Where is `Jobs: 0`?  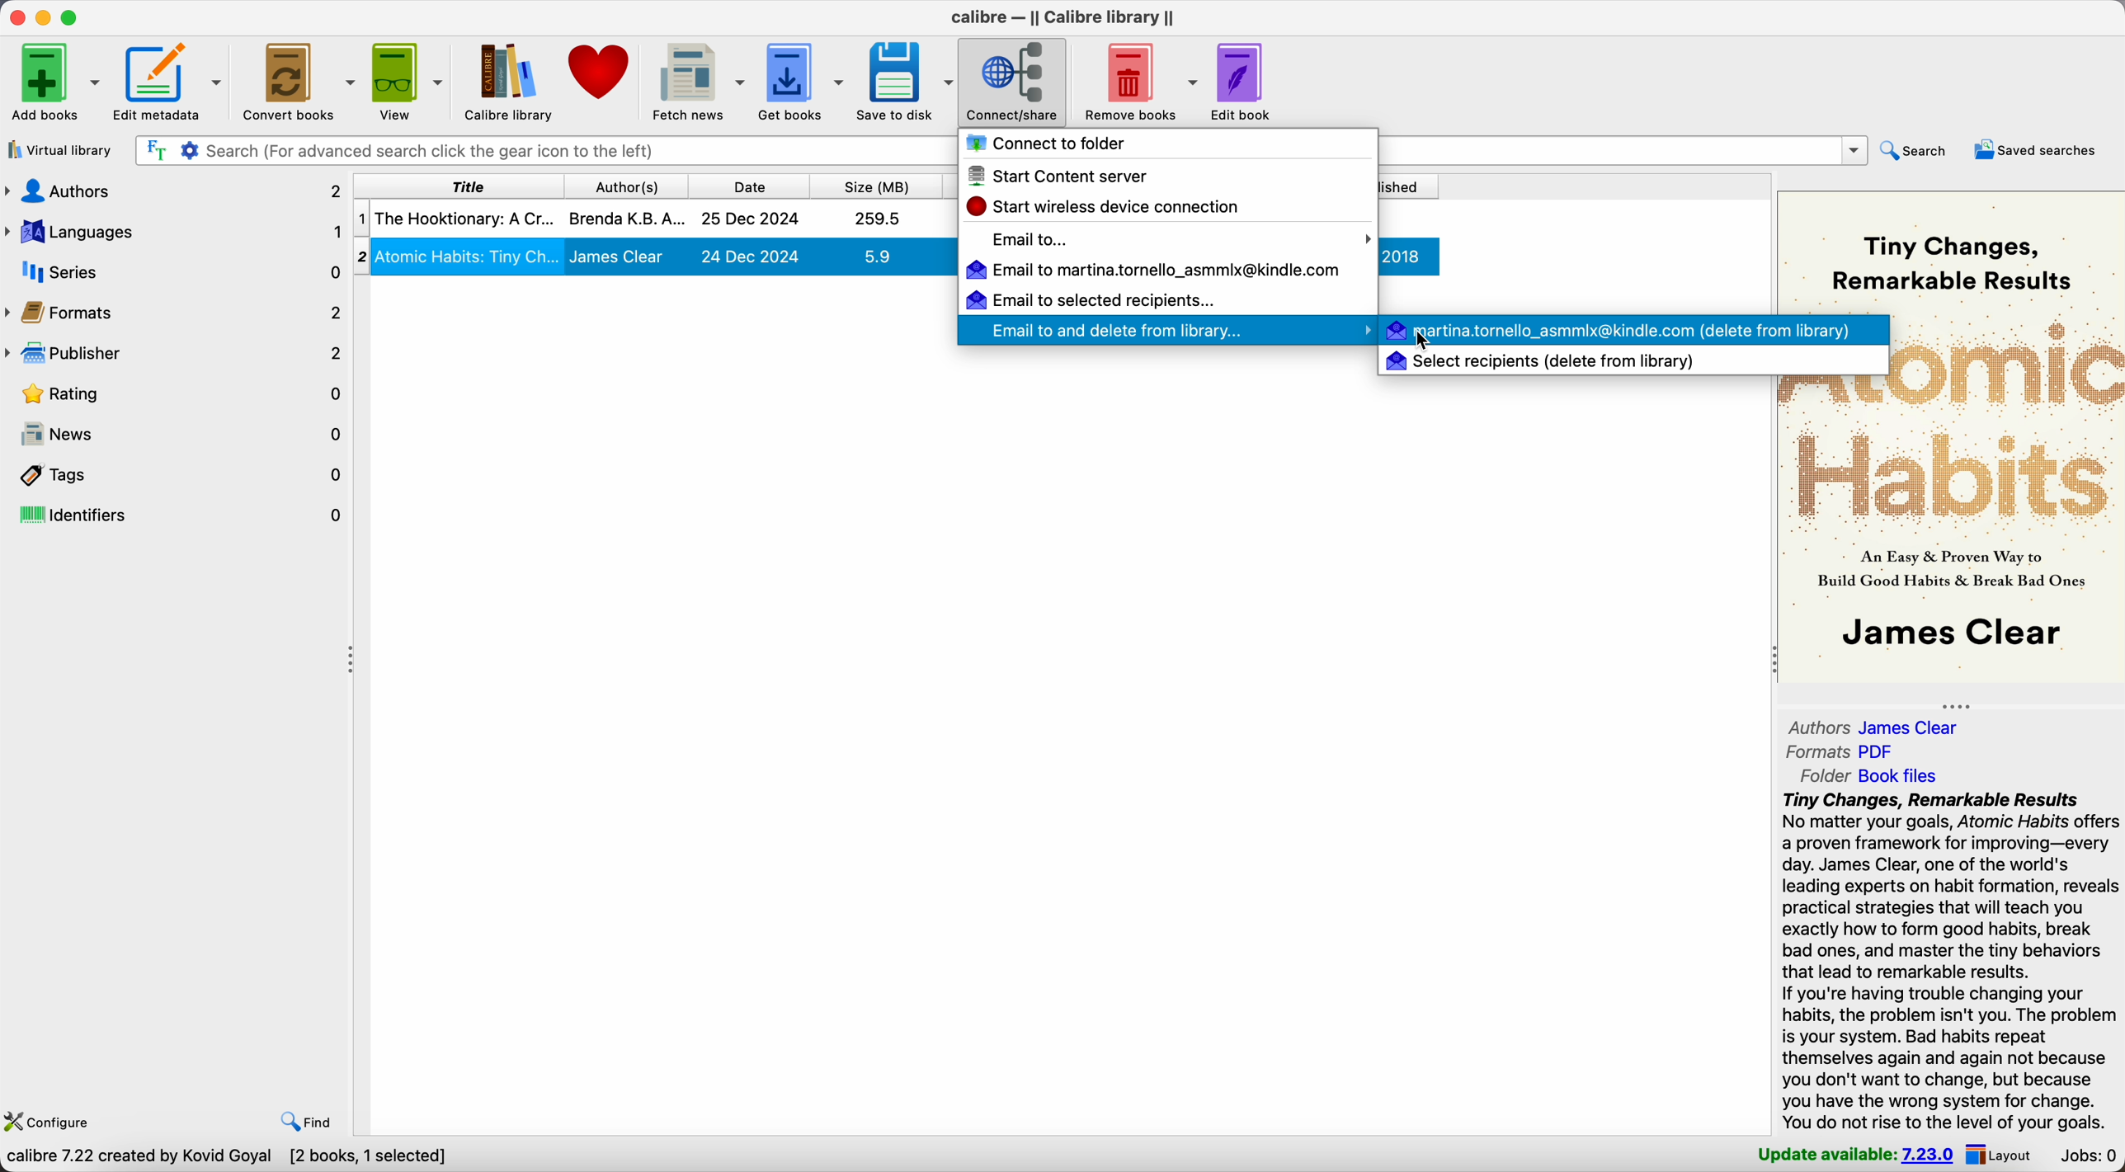 Jobs: 0 is located at coordinates (2085, 1156).